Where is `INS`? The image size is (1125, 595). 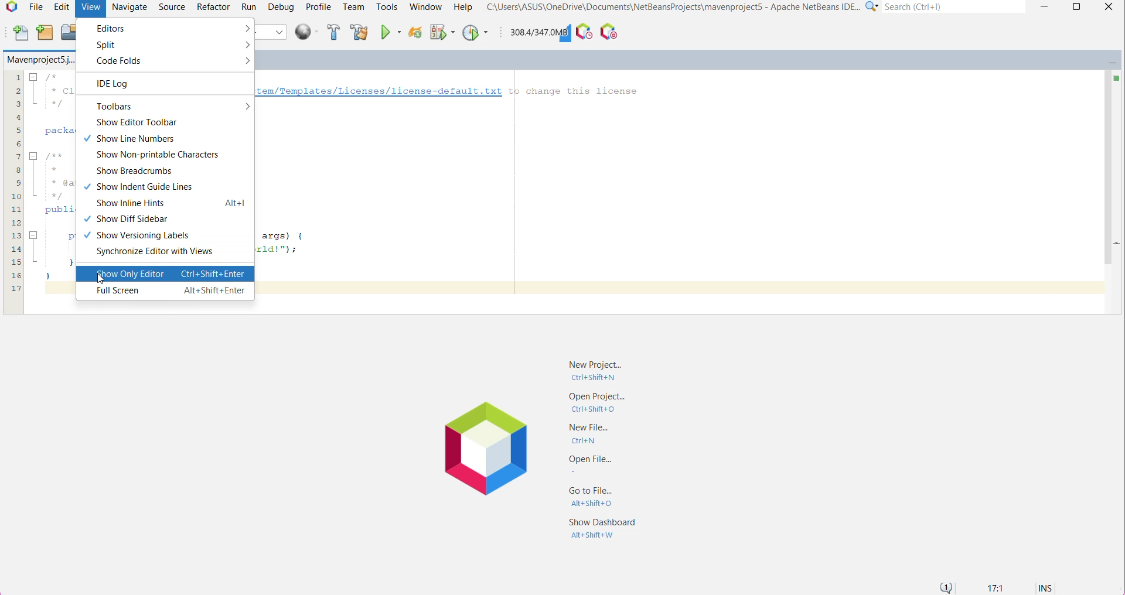 INS is located at coordinates (1047, 587).